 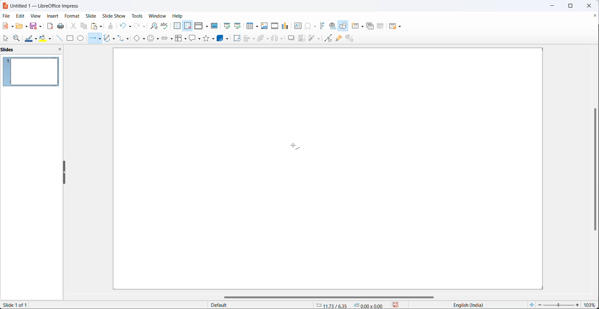 I want to click on new slide , so click(x=358, y=26).